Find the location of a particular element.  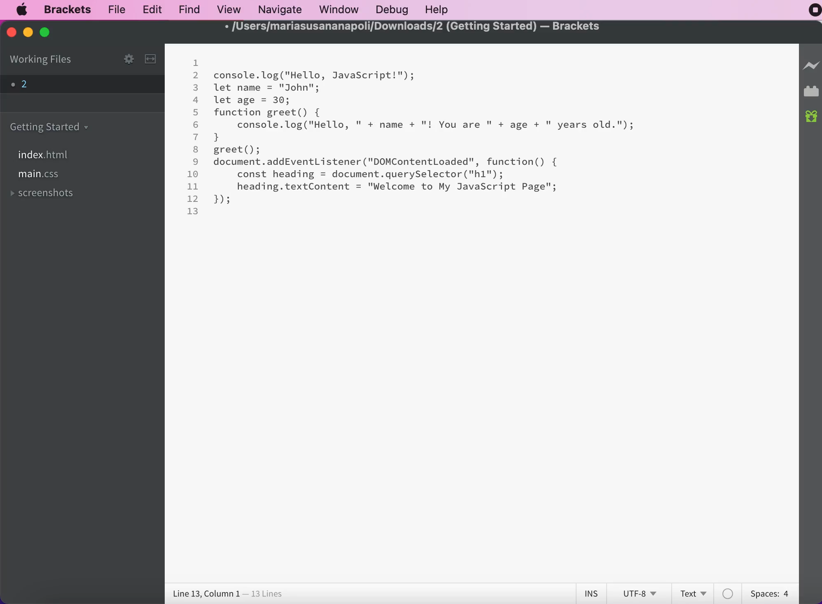

3 is located at coordinates (196, 88).